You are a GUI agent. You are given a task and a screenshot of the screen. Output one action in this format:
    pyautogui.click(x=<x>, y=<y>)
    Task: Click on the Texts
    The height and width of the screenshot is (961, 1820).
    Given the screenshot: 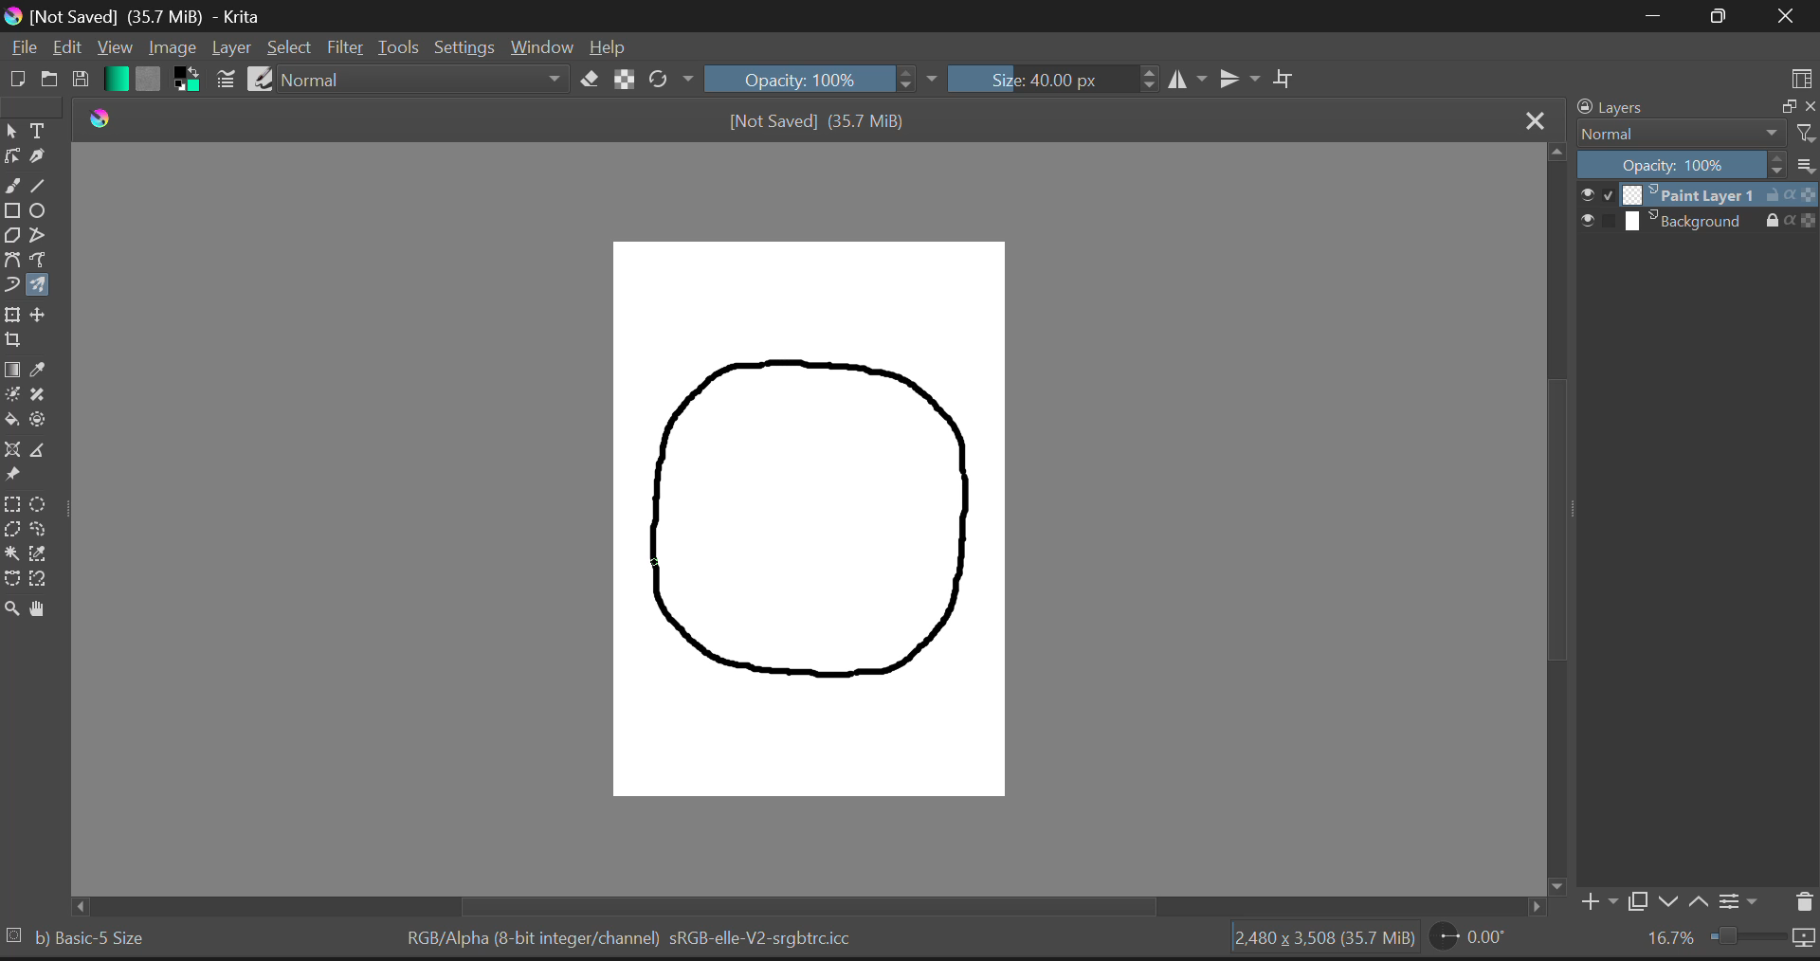 What is the action you would take?
    pyautogui.click(x=39, y=129)
    